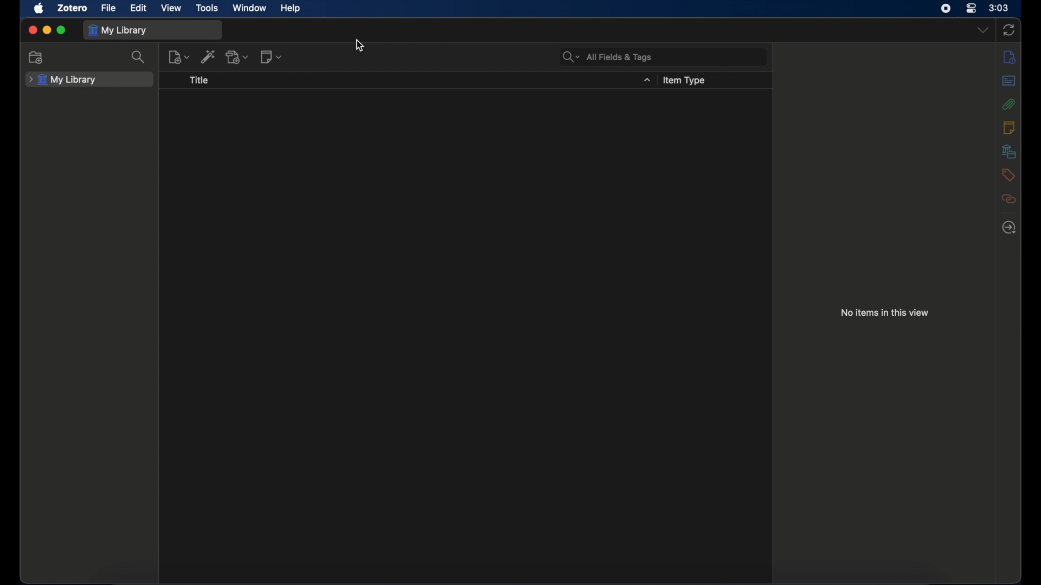 The height and width of the screenshot is (585, 1041). What do you see at coordinates (290, 9) in the screenshot?
I see `help` at bounding box center [290, 9].